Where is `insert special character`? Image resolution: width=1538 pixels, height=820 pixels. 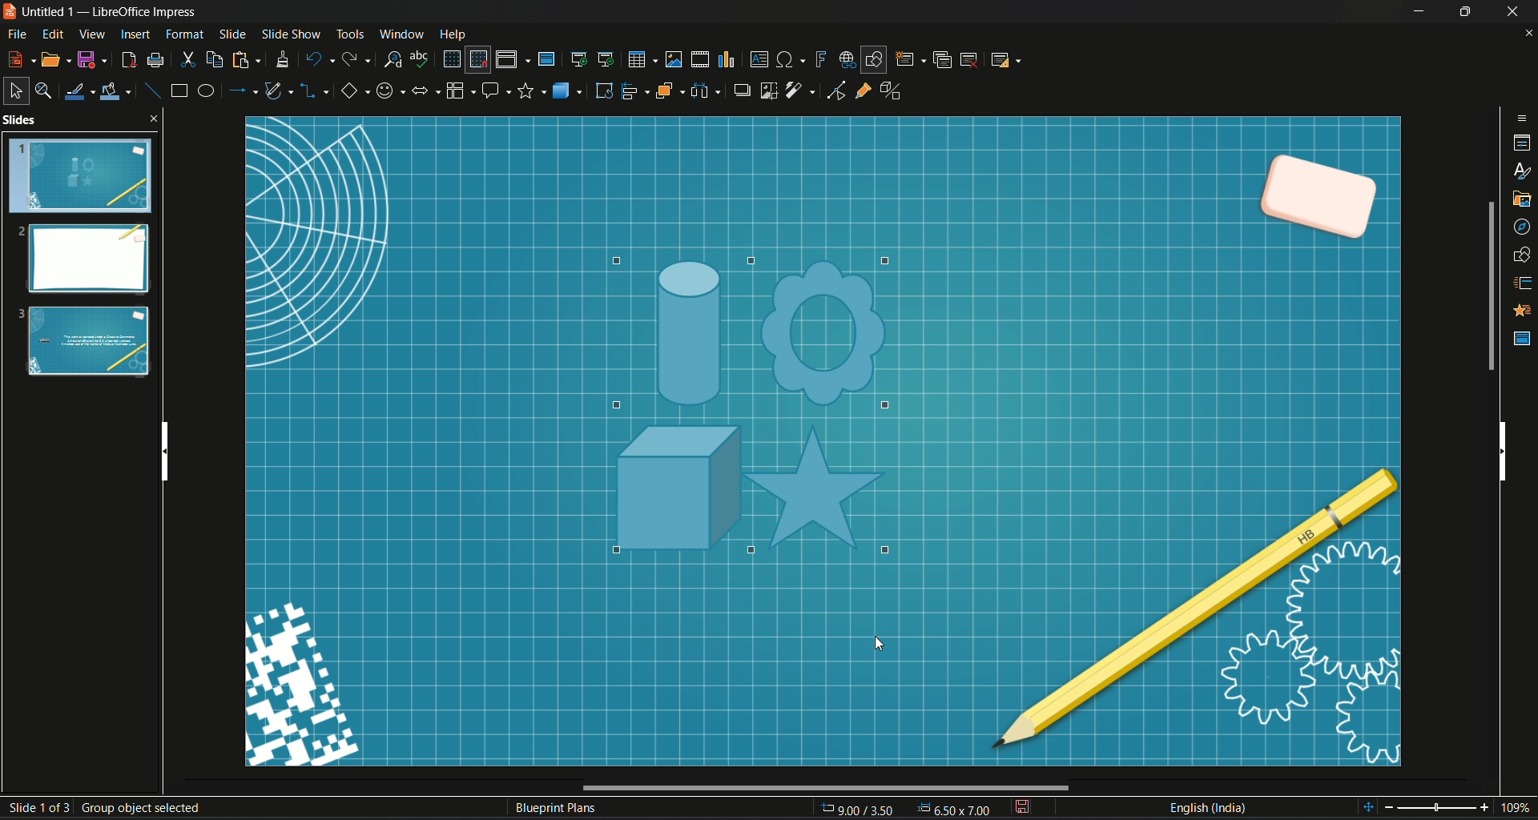 insert special character is located at coordinates (791, 58).